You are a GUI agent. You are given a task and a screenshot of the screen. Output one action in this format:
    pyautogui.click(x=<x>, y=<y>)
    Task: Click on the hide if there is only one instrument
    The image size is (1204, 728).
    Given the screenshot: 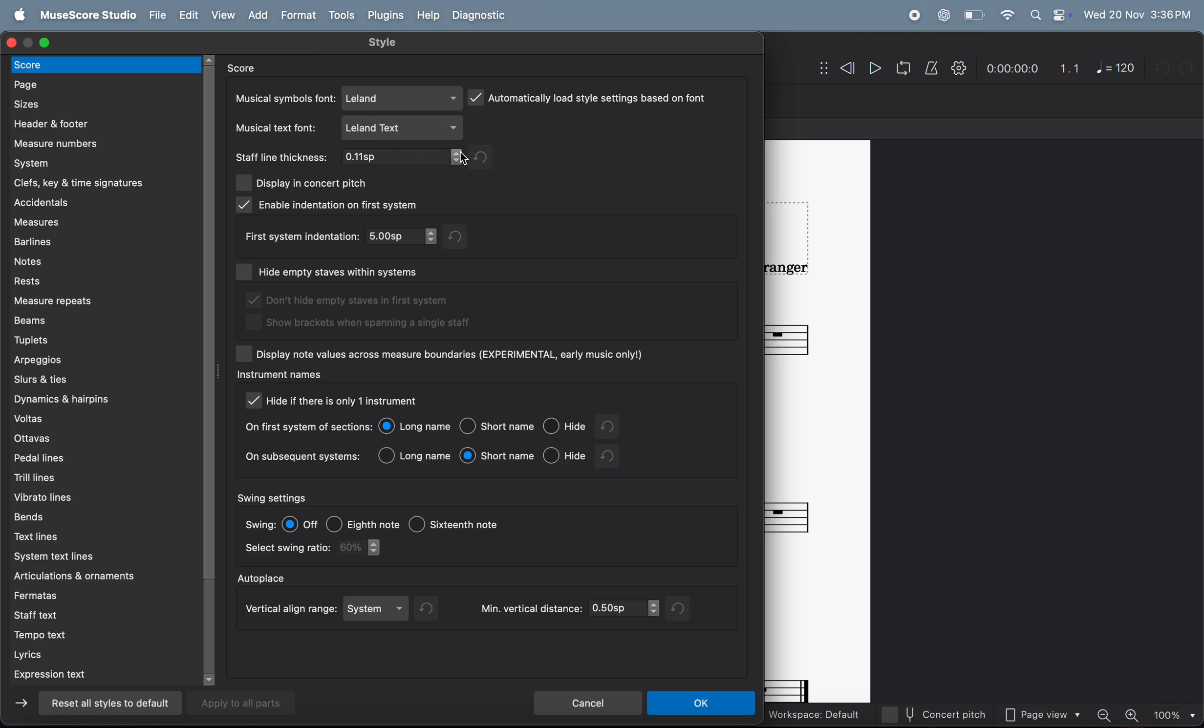 What is the action you would take?
    pyautogui.click(x=351, y=402)
    